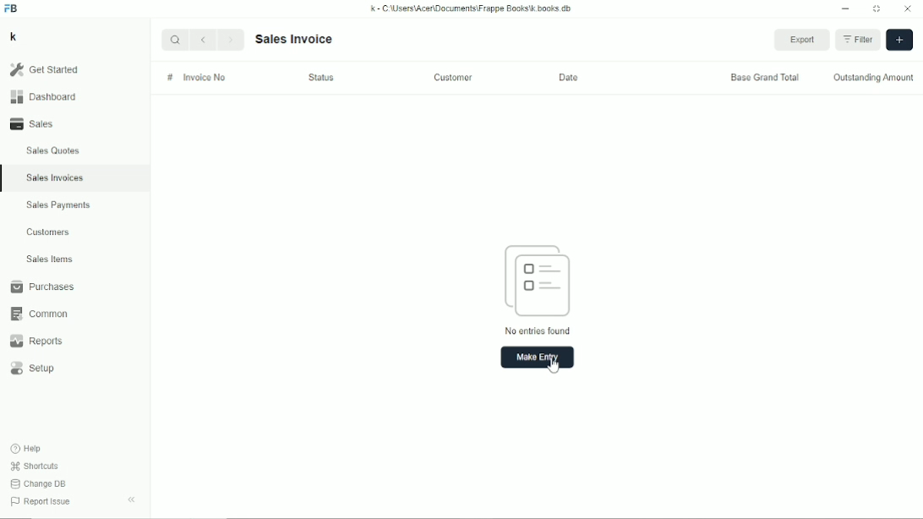  I want to click on Close, so click(908, 9).